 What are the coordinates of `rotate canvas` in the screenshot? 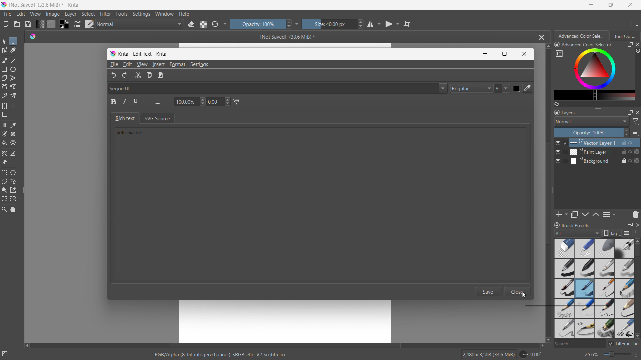 It's located at (531, 354).